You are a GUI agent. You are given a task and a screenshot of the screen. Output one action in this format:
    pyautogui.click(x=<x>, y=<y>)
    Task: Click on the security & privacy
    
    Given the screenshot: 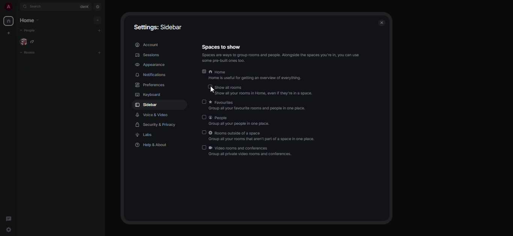 What is the action you would take?
    pyautogui.click(x=156, y=124)
    